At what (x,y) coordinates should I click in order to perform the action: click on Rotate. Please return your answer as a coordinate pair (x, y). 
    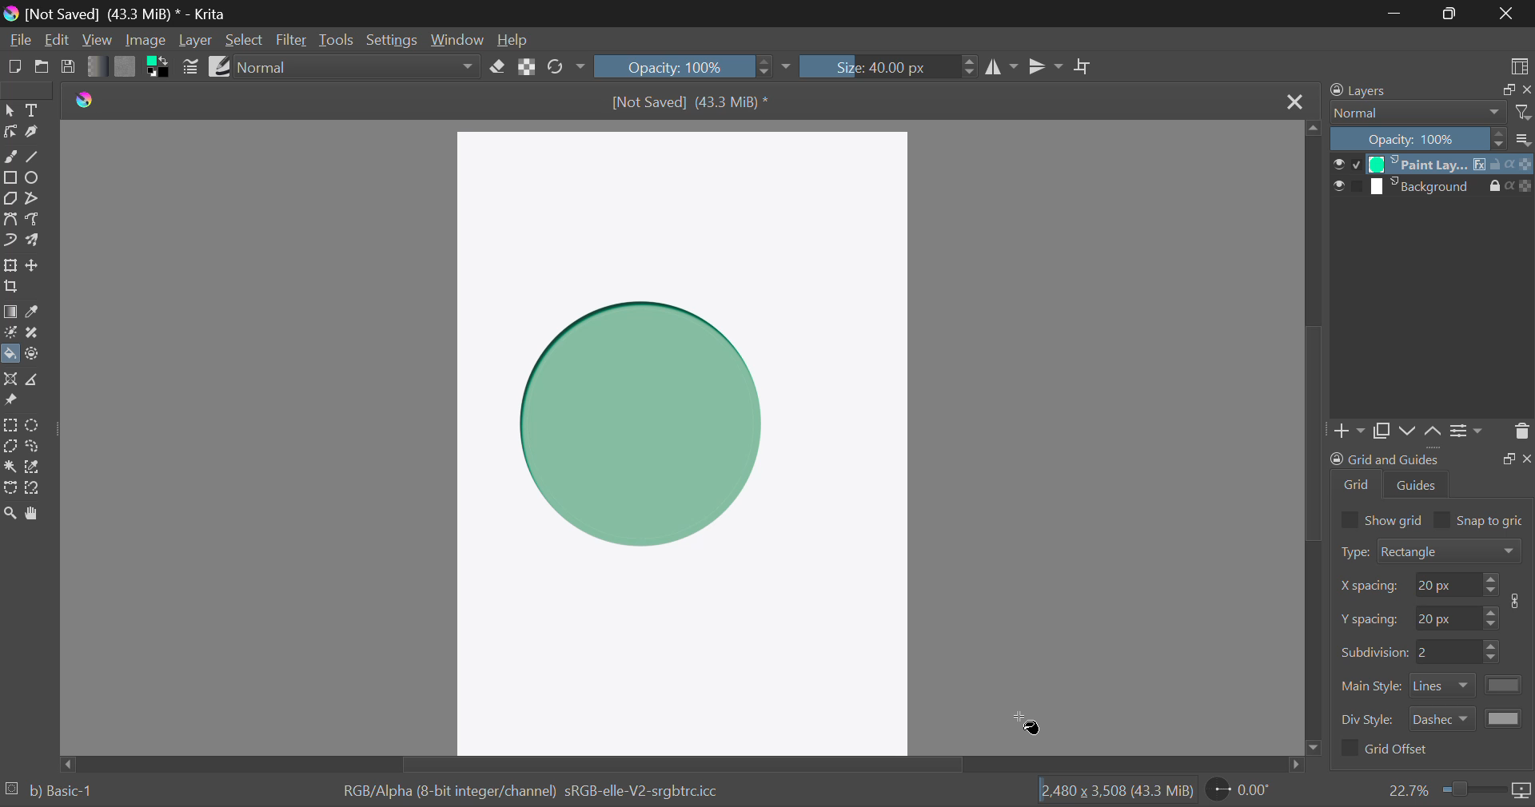
    Looking at the image, I should click on (566, 67).